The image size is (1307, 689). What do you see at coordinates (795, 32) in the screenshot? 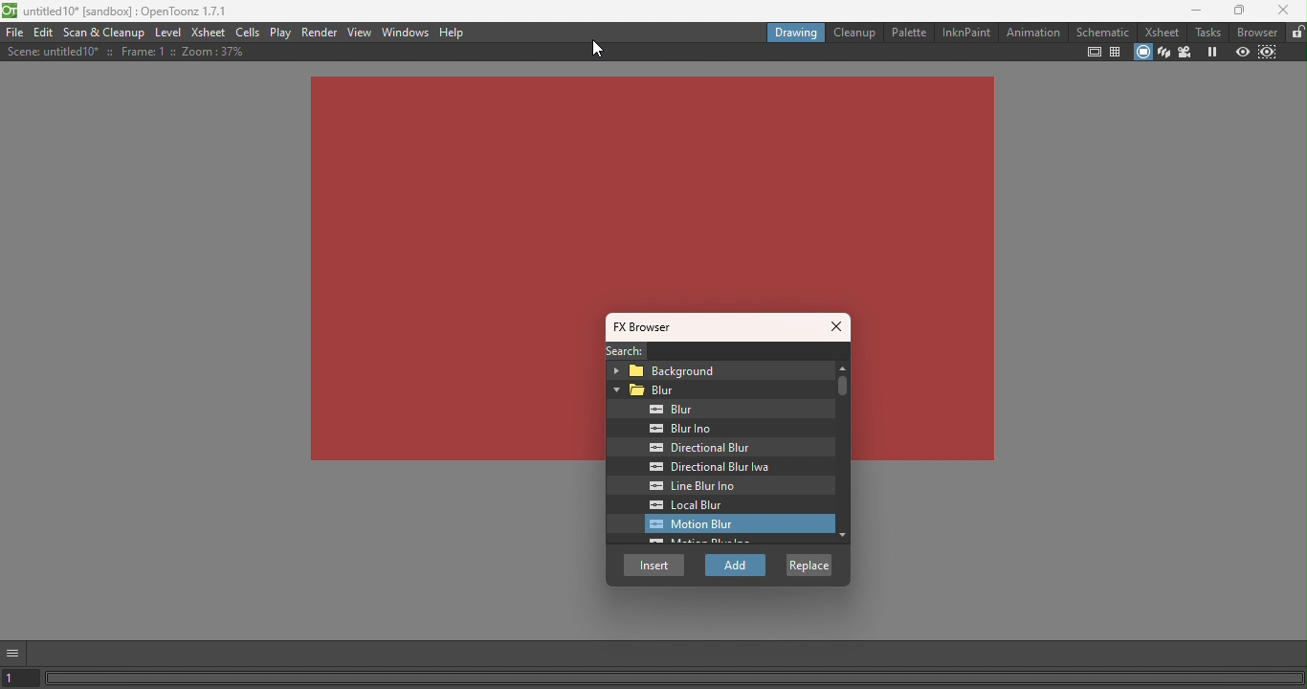
I see `Drawing` at bounding box center [795, 32].